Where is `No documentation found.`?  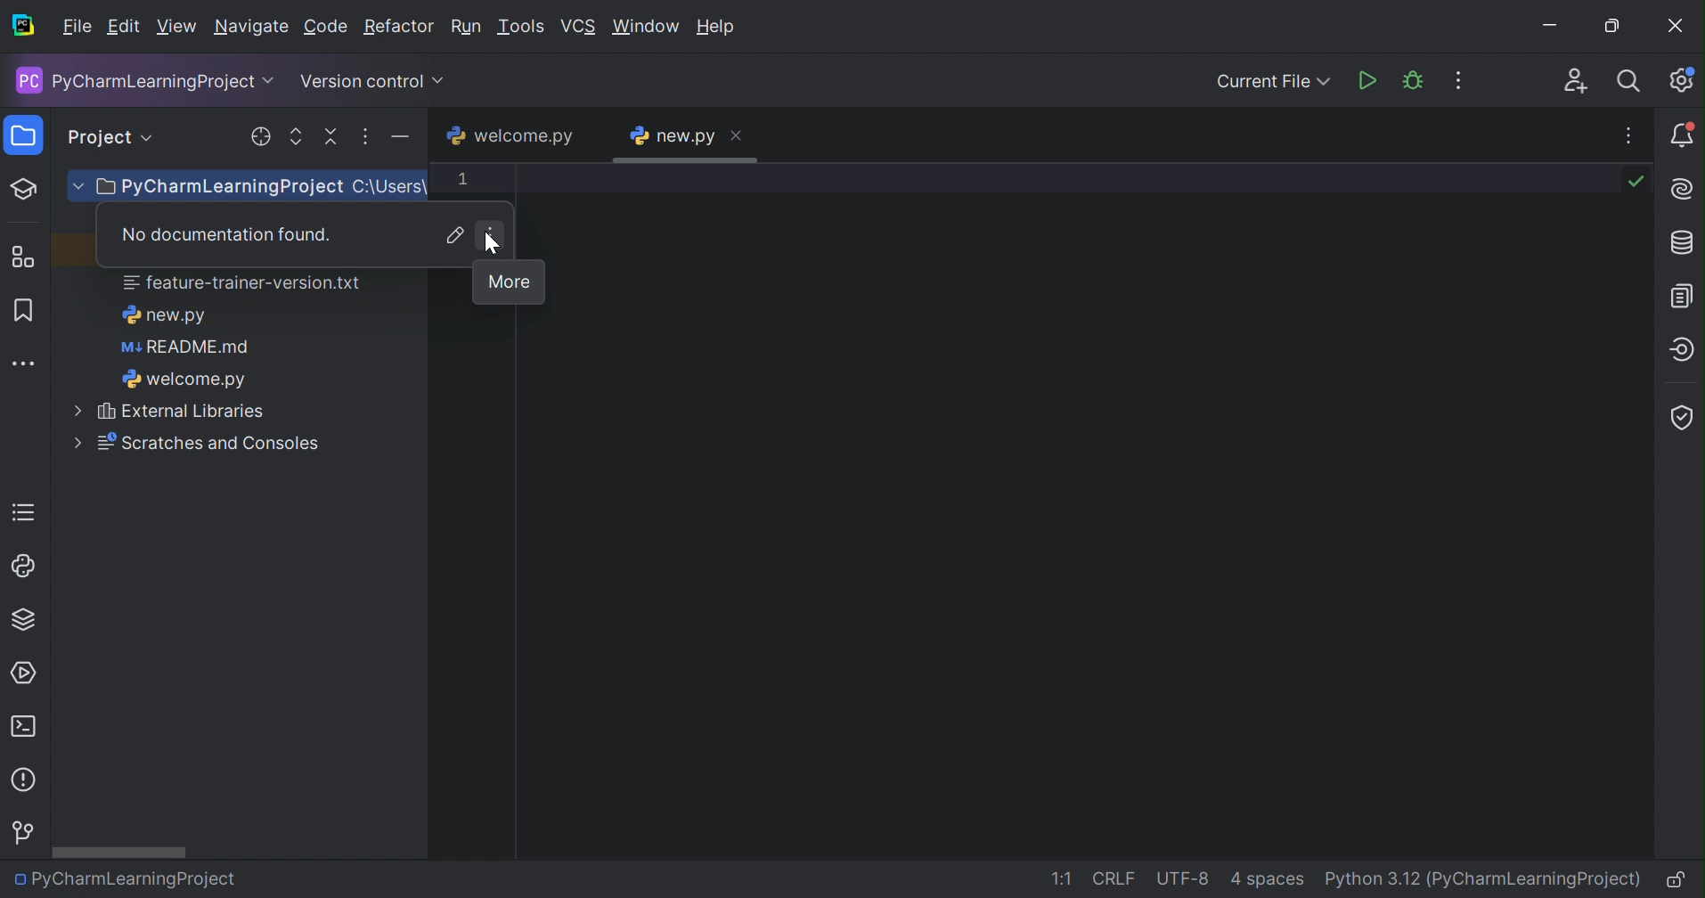
No documentation found. is located at coordinates (222, 233).